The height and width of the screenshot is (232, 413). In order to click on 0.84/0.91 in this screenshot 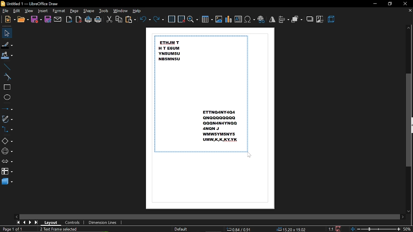, I will do `click(239, 229)`.